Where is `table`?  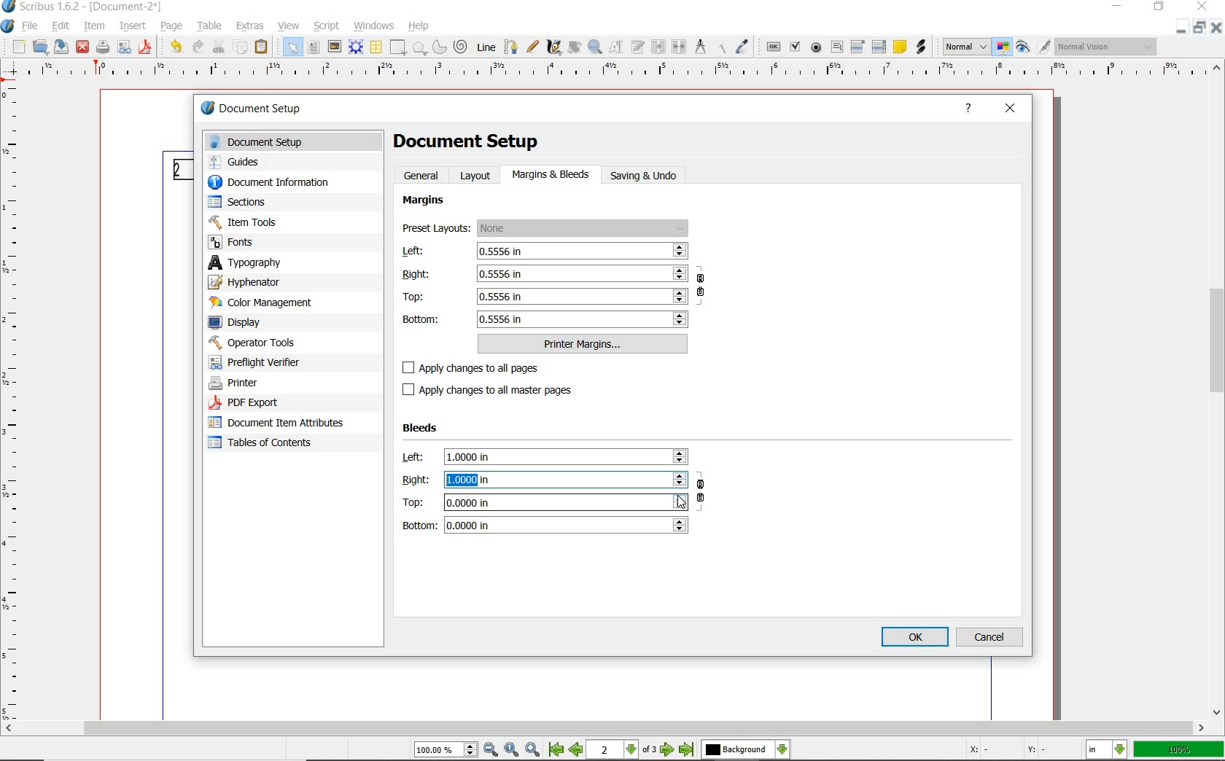
table is located at coordinates (376, 47).